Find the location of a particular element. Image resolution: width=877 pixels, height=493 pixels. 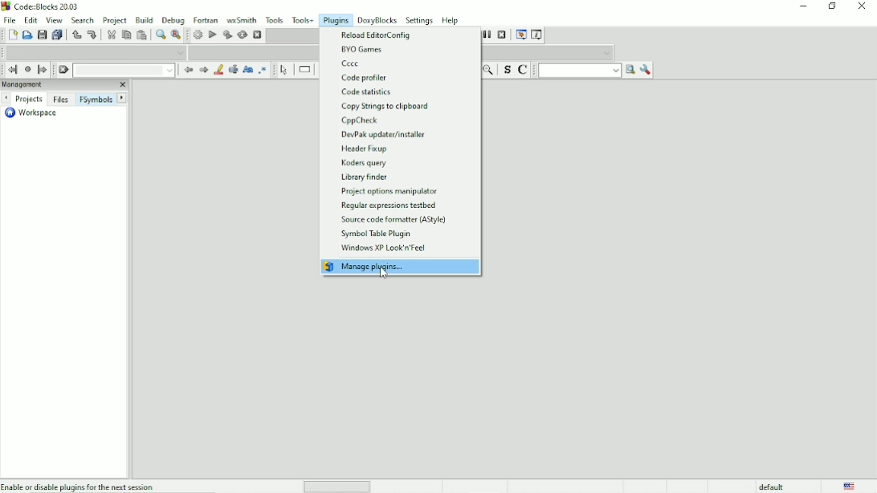

Source code formatter (AStyle) is located at coordinates (395, 218).